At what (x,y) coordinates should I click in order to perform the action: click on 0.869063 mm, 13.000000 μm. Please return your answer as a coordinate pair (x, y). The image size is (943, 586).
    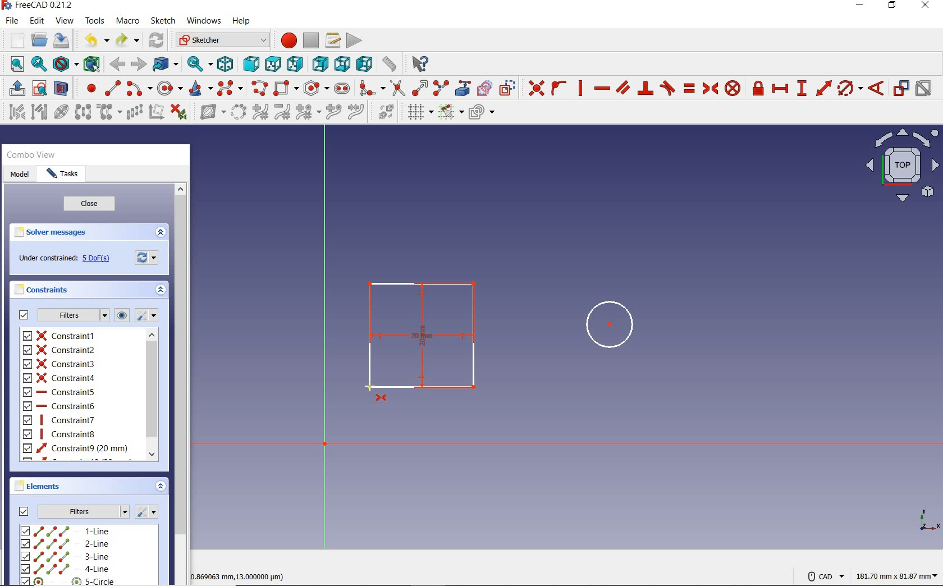
    Looking at the image, I should click on (240, 577).